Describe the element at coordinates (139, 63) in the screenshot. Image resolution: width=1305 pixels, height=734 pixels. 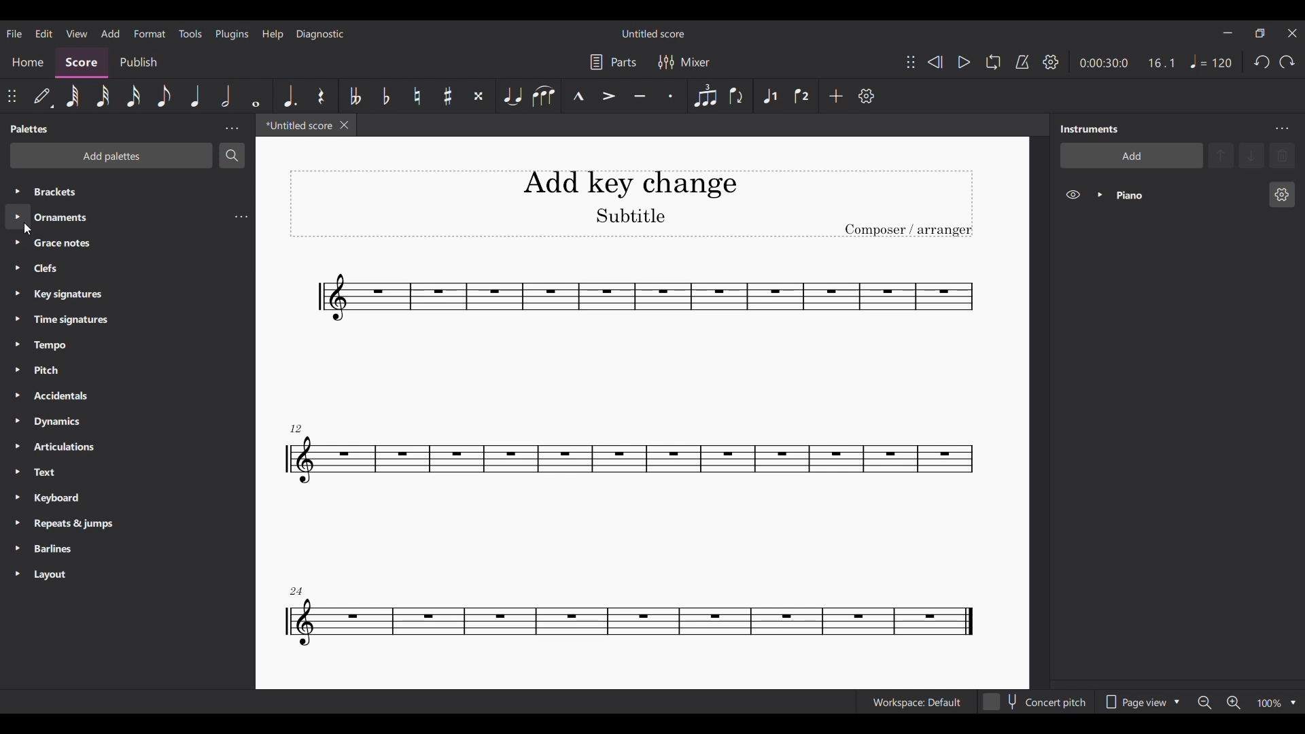
I see `Publish section` at that location.